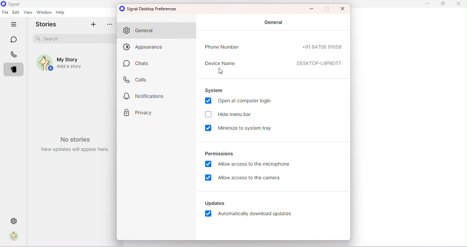  What do you see at coordinates (138, 115) in the screenshot?
I see `Privacy` at bounding box center [138, 115].